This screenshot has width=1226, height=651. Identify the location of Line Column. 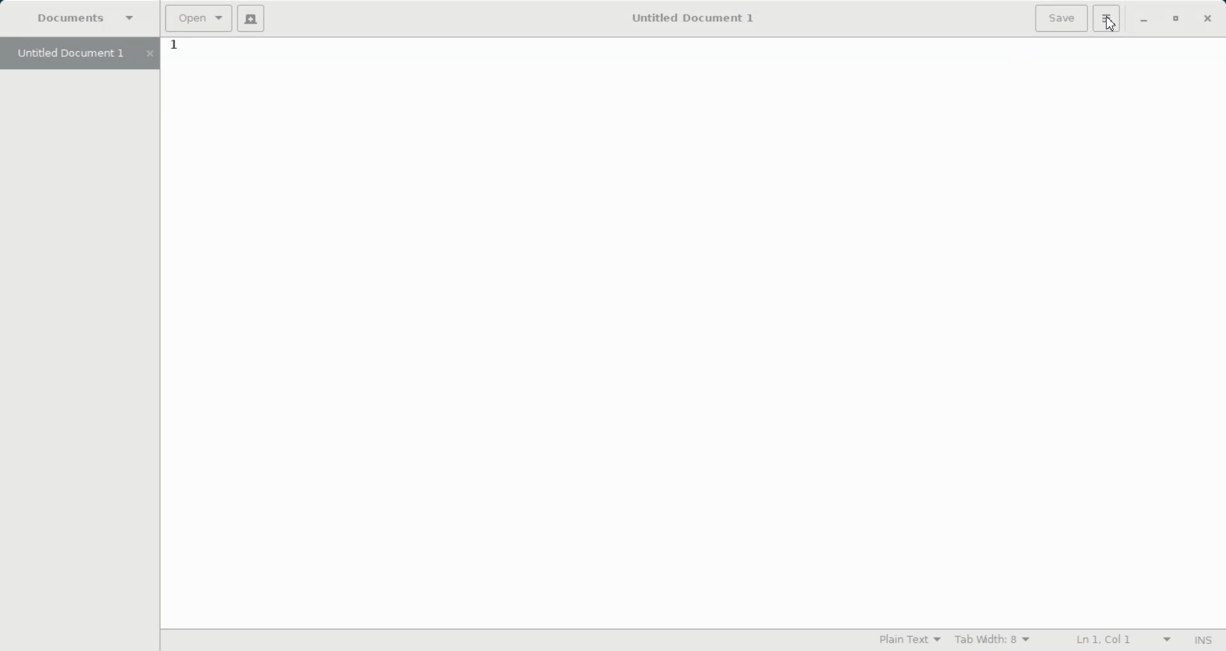
(1116, 640).